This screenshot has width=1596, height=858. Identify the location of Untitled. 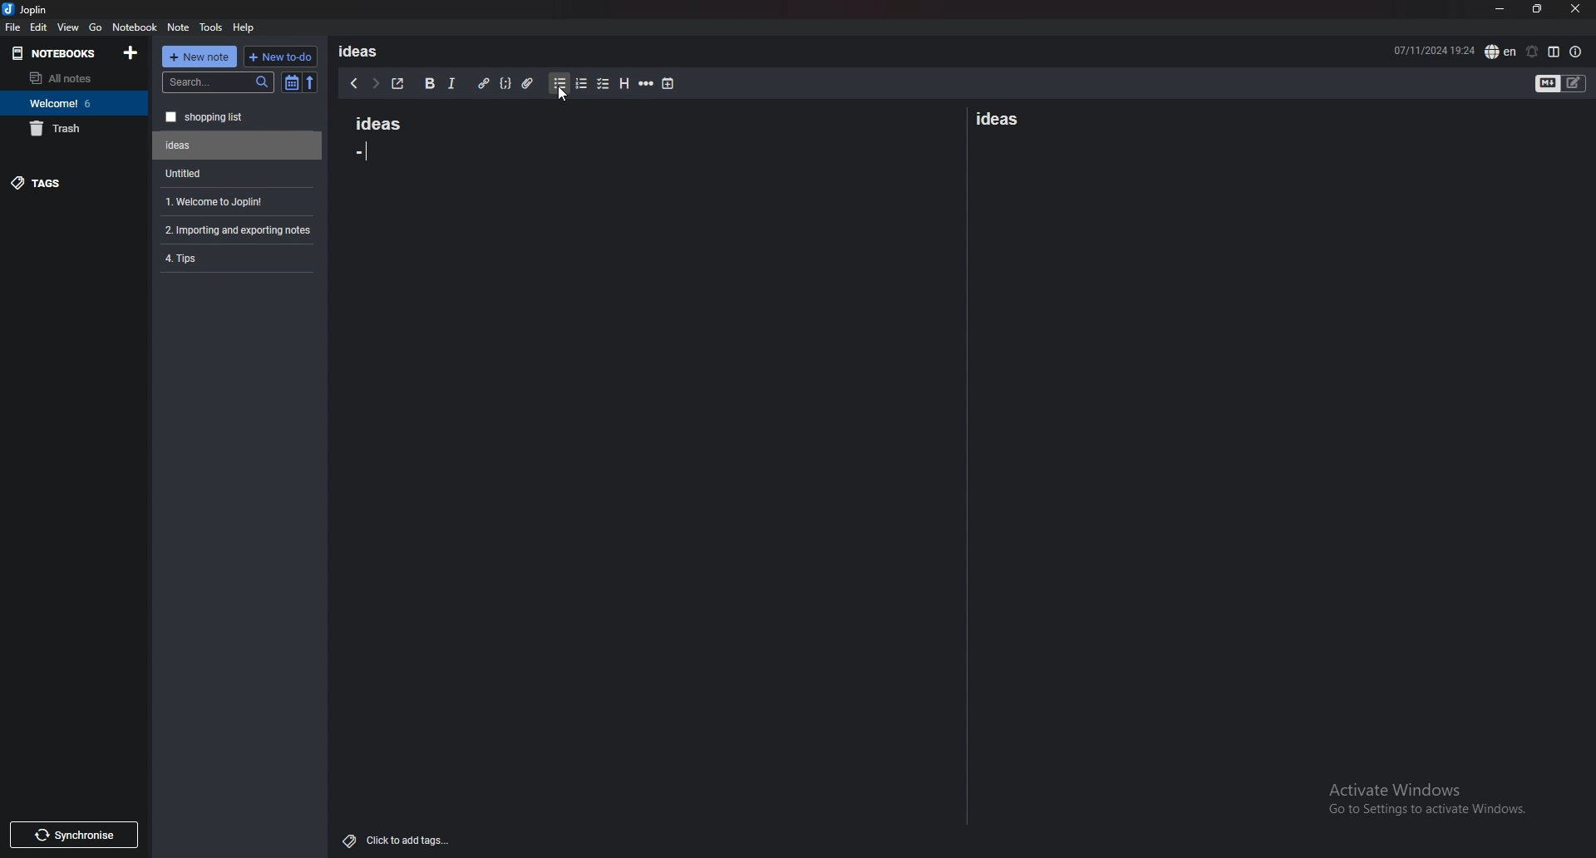
(238, 145).